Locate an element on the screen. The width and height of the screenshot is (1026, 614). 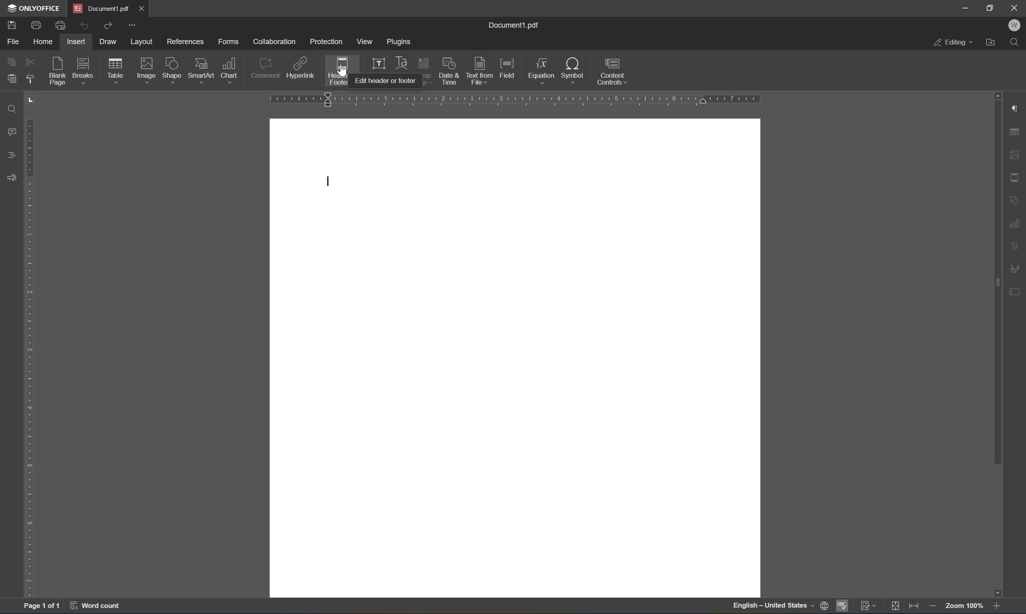
pointer cursor is located at coordinates (341, 74).